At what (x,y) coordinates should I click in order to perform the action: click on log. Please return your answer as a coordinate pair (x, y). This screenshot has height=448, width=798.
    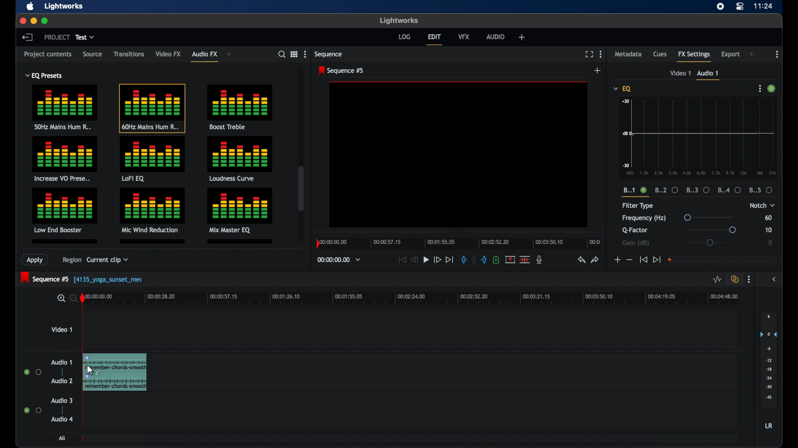
    Looking at the image, I should click on (404, 37).